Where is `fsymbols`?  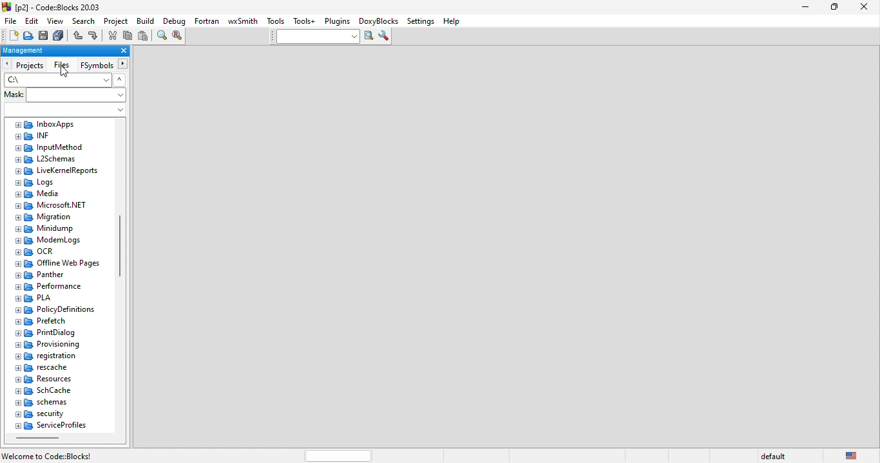
fsymbols is located at coordinates (104, 64).